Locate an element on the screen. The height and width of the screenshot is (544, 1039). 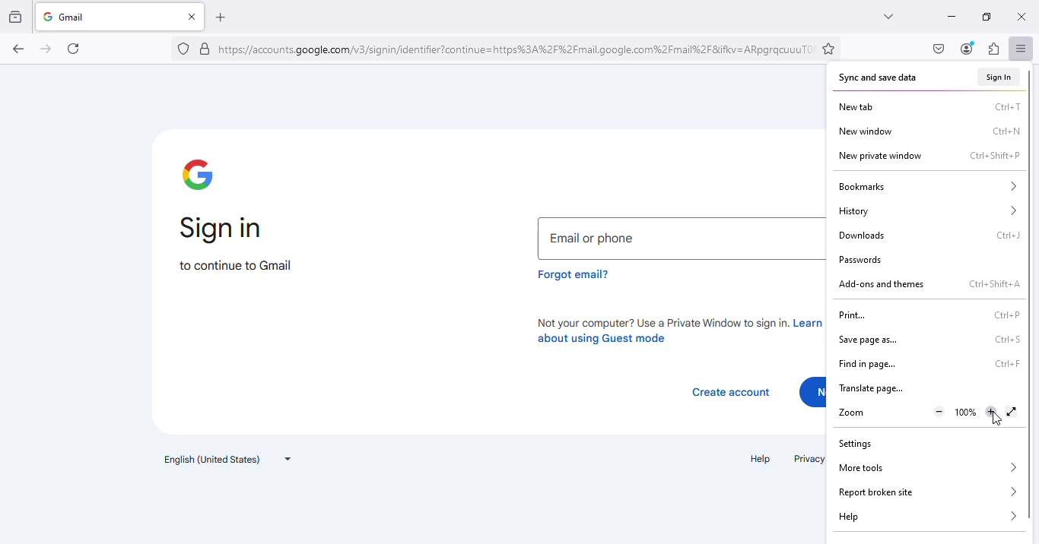
sign in is located at coordinates (999, 77).